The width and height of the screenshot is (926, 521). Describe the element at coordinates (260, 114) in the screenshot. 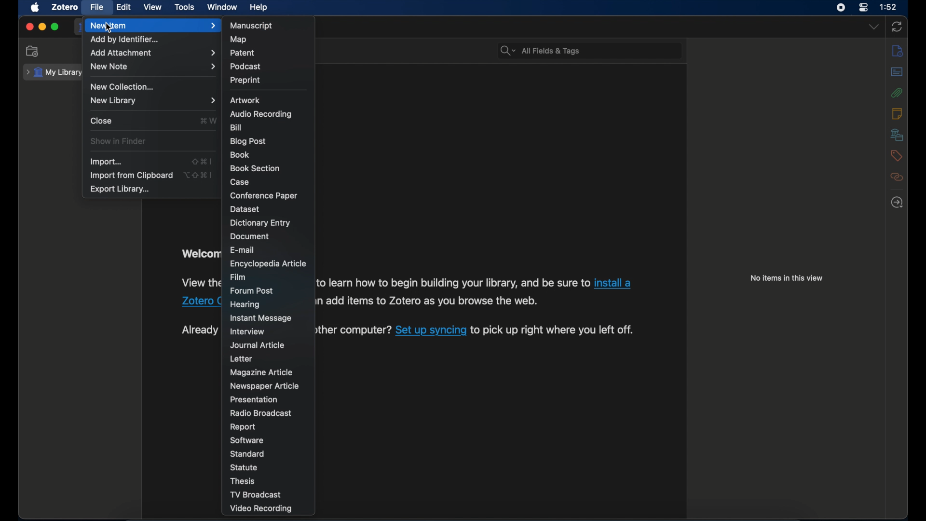

I see `audio recording` at that location.